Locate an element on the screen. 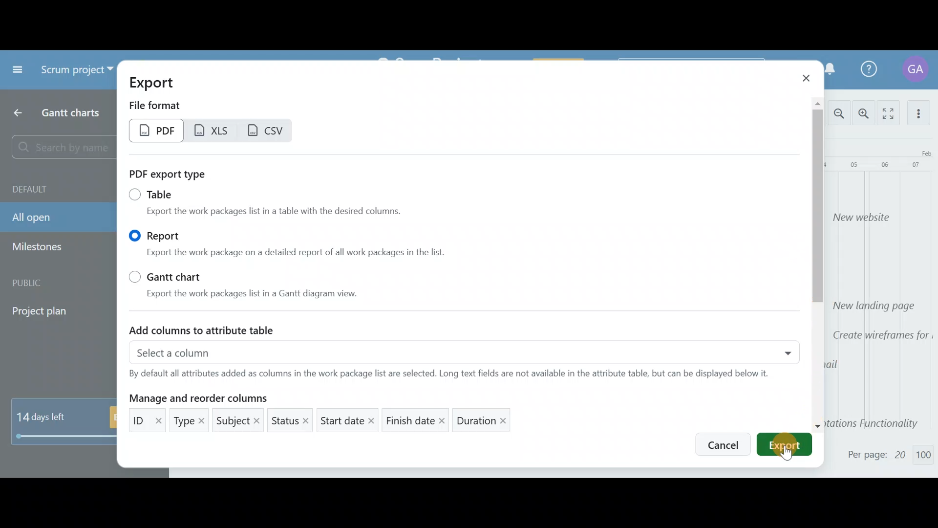  Zoom out is located at coordinates (841, 114).